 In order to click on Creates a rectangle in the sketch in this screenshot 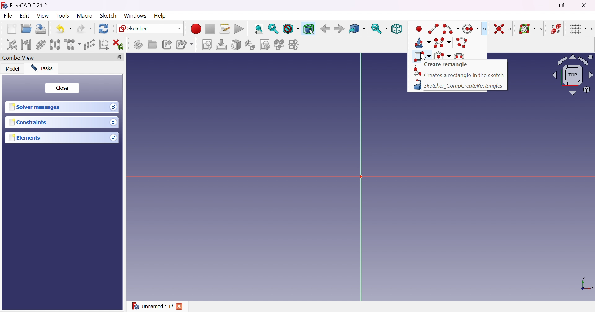, I will do `click(464, 75)`.